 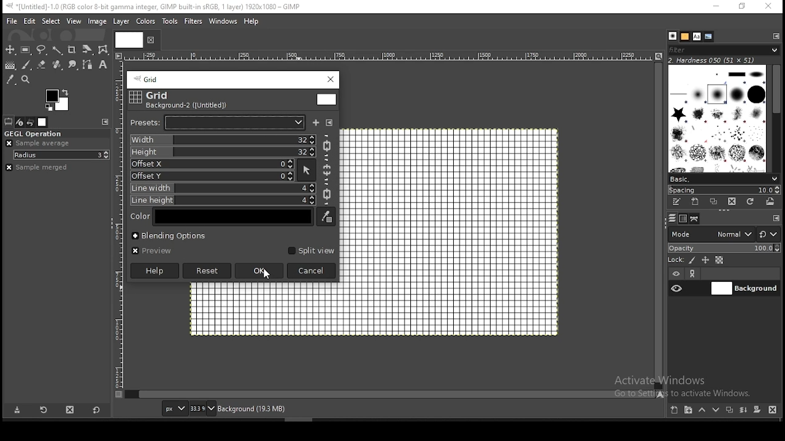 I want to click on sample merged, so click(x=39, y=168).